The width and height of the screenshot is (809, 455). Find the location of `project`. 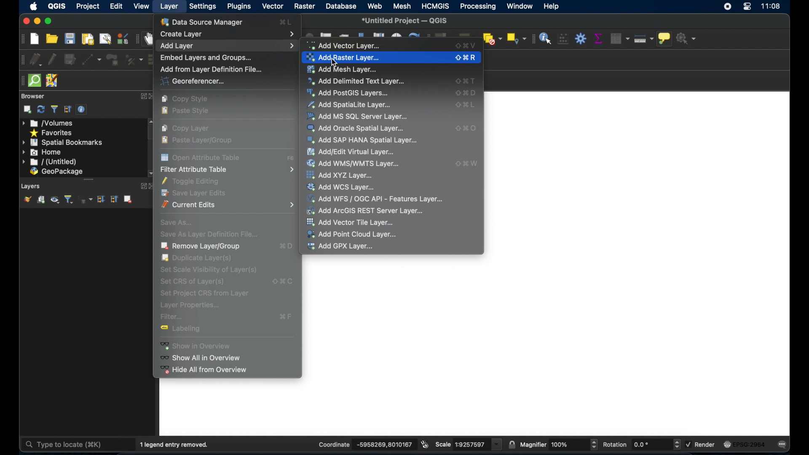

project is located at coordinates (88, 6).